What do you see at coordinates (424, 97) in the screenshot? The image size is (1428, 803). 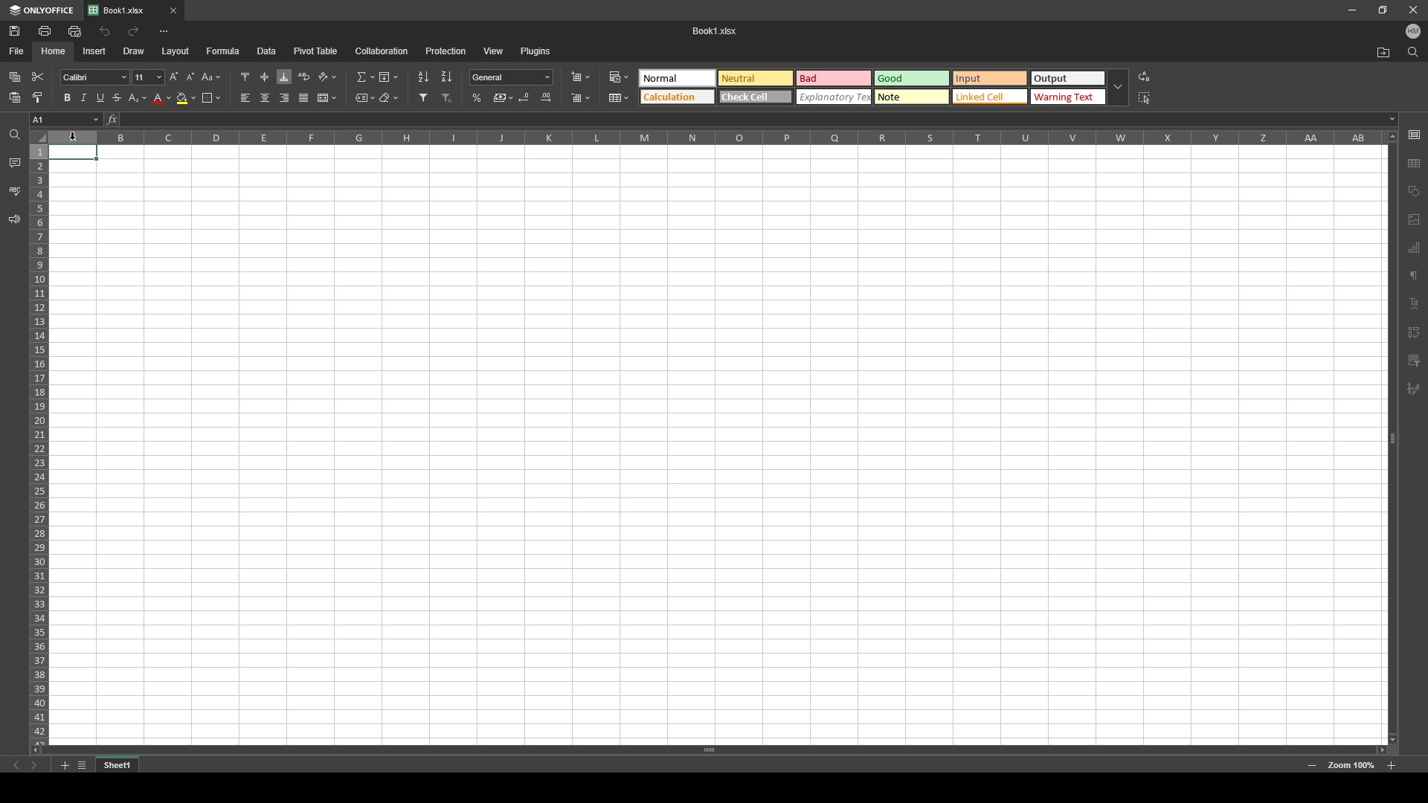 I see `filter` at bounding box center [424, 97].